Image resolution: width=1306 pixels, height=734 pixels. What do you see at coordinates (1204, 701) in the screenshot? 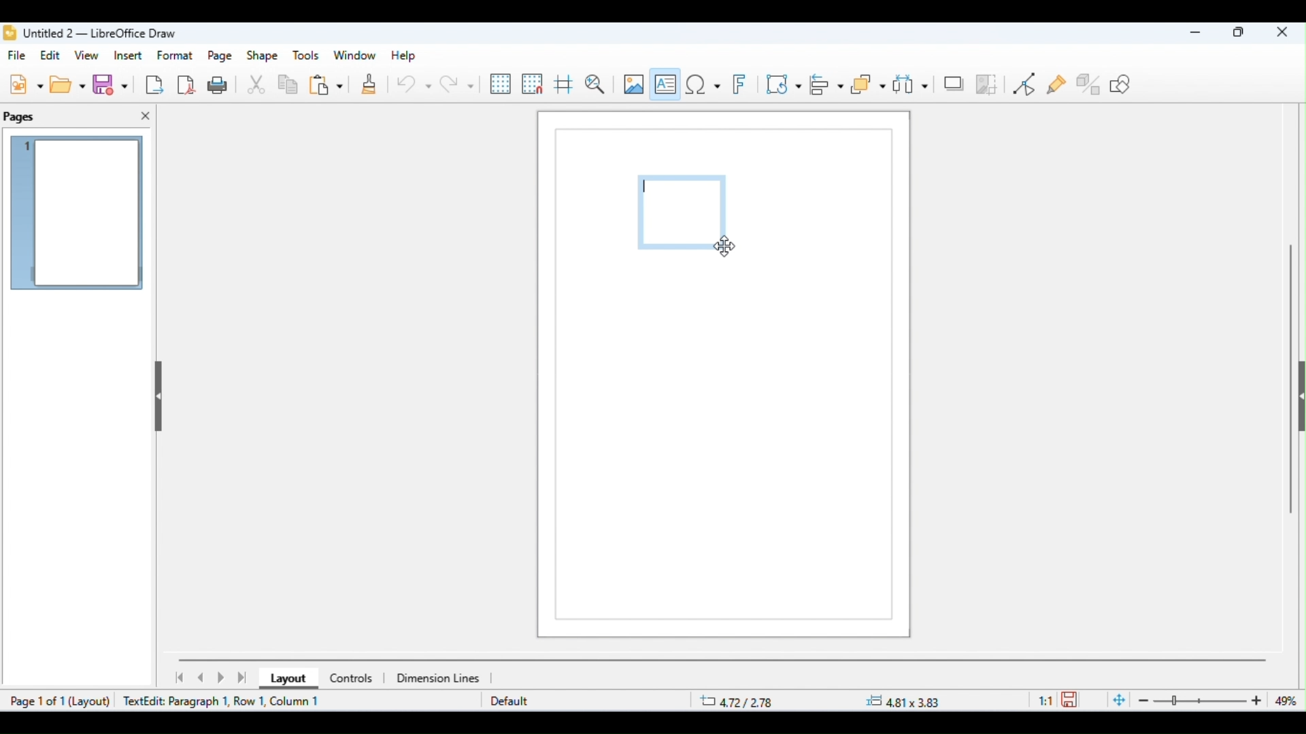
I see `zoom` at bounding box center [1204, 701].